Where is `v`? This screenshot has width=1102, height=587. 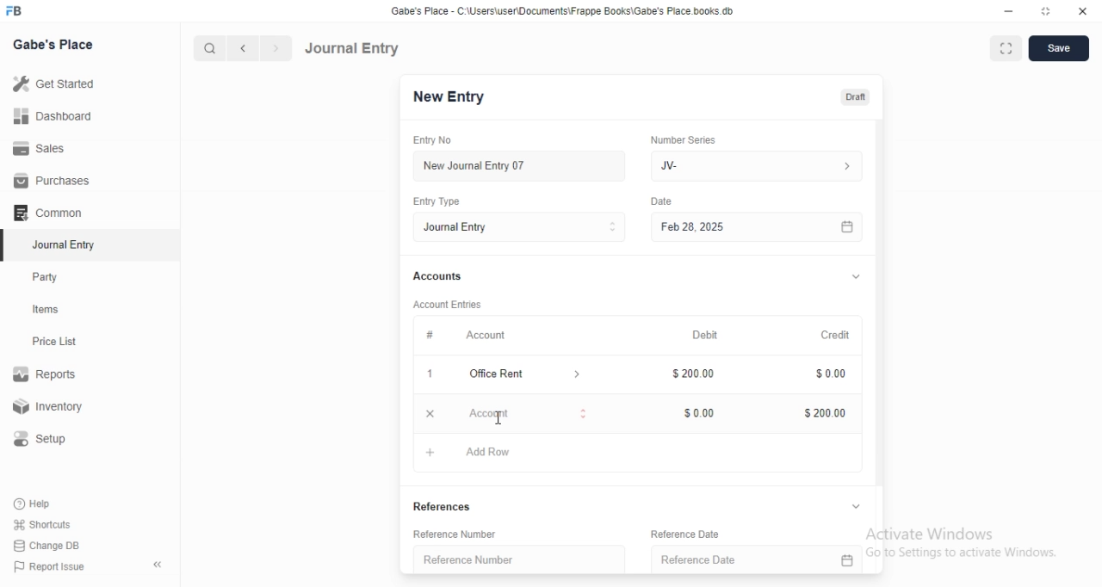
v is located at coordinates (859, 504).